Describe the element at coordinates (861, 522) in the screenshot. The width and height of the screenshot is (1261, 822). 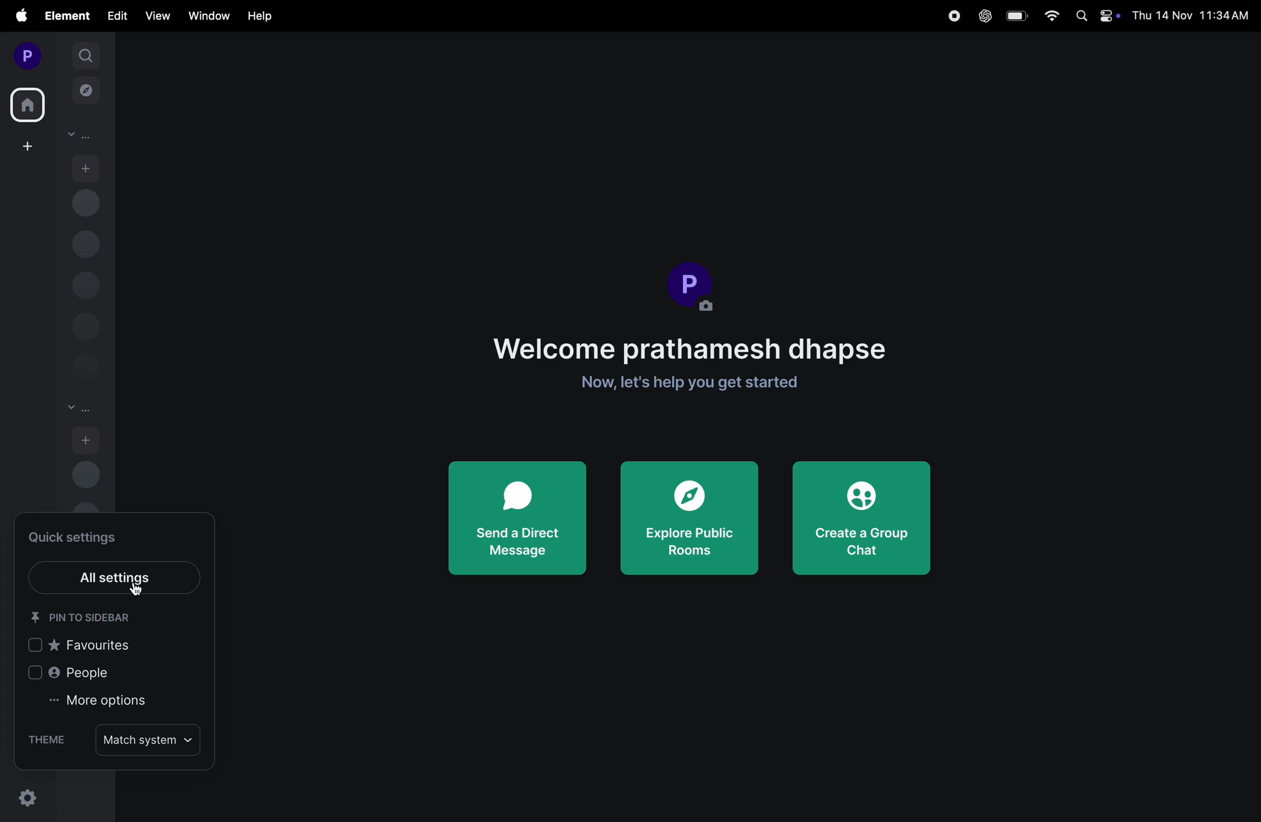
I see `create a chat group` at that location.